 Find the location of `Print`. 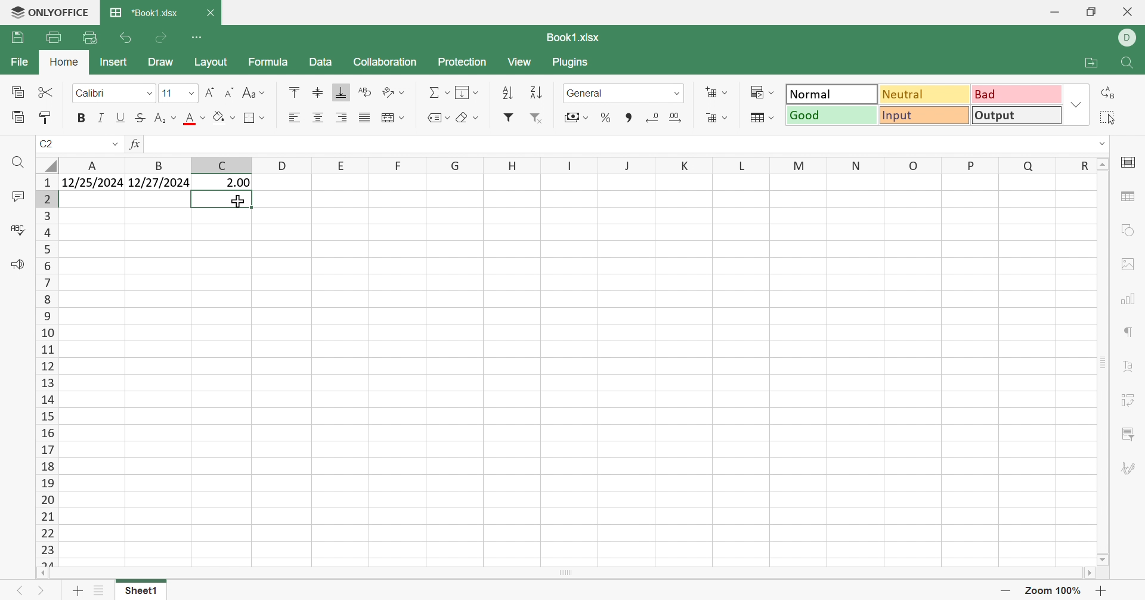

Print is located at coordinates (55, 38).